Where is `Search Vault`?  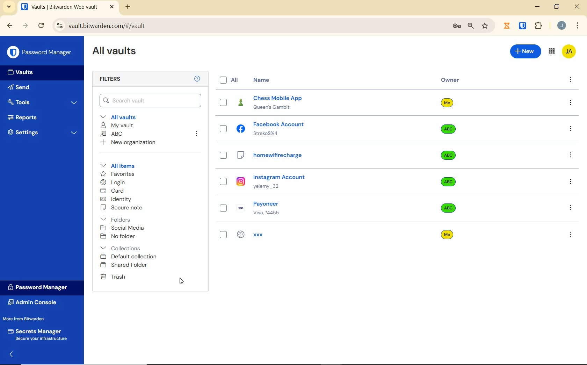 Search Vault is located at coordinates (151, 100).